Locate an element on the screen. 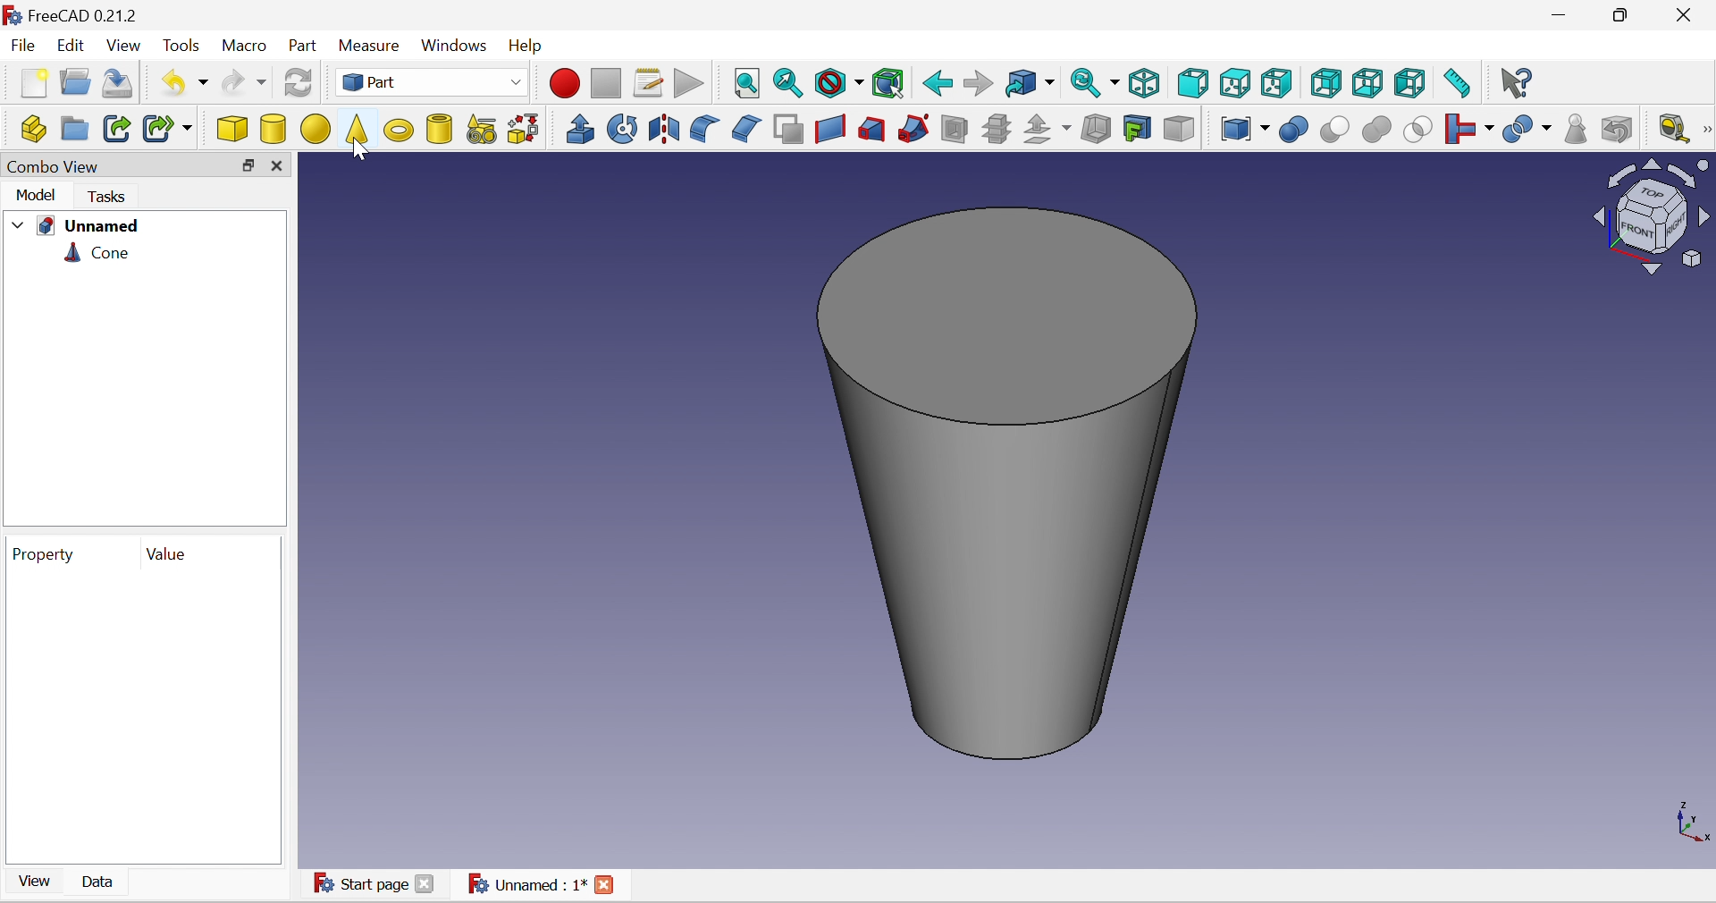 Image resolution: width=1716 pixels, height=903 pixels. Thickness is located at coordinates (1094, 129).